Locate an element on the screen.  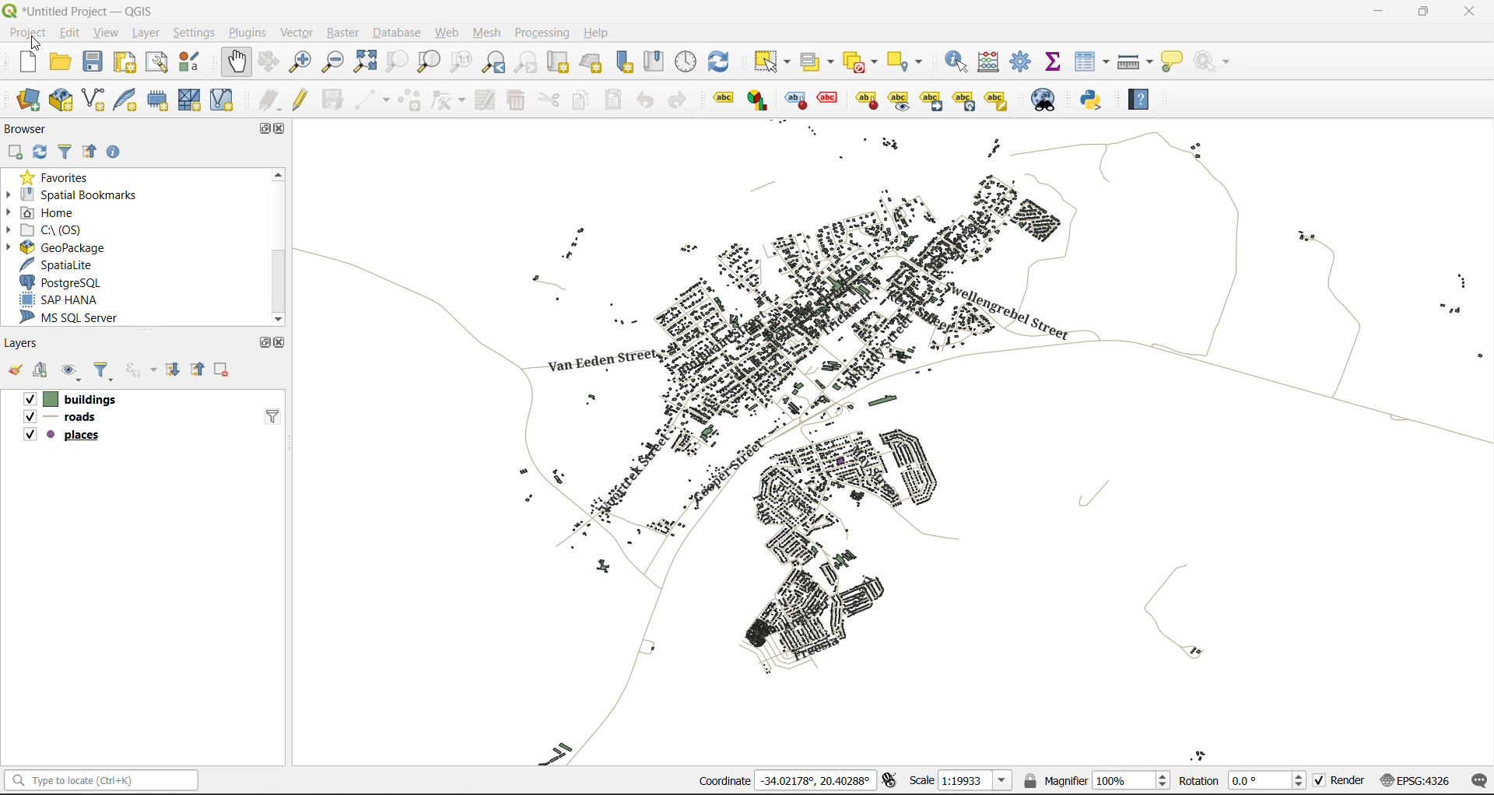
save is located at coordinates (93, 62).